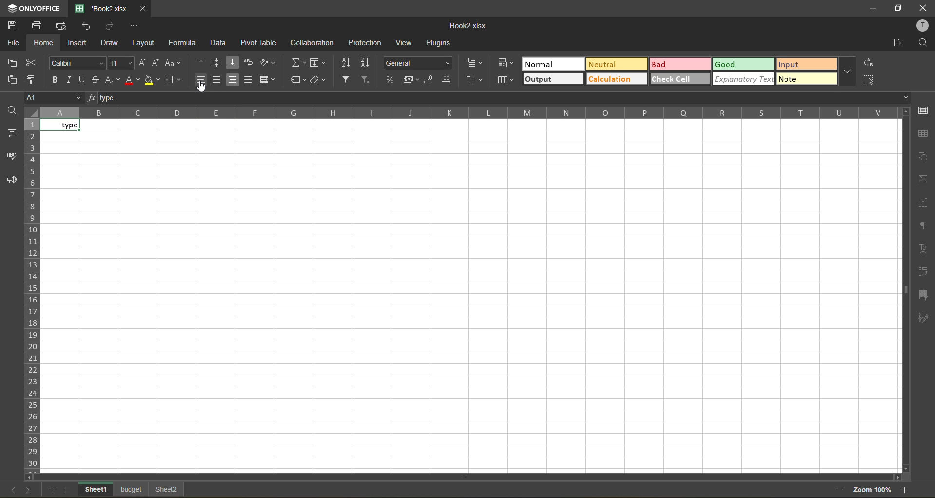  What do you see at coordinates (32, 64) in the screenshot?
I see `cut` at bounding box center [32, 64].